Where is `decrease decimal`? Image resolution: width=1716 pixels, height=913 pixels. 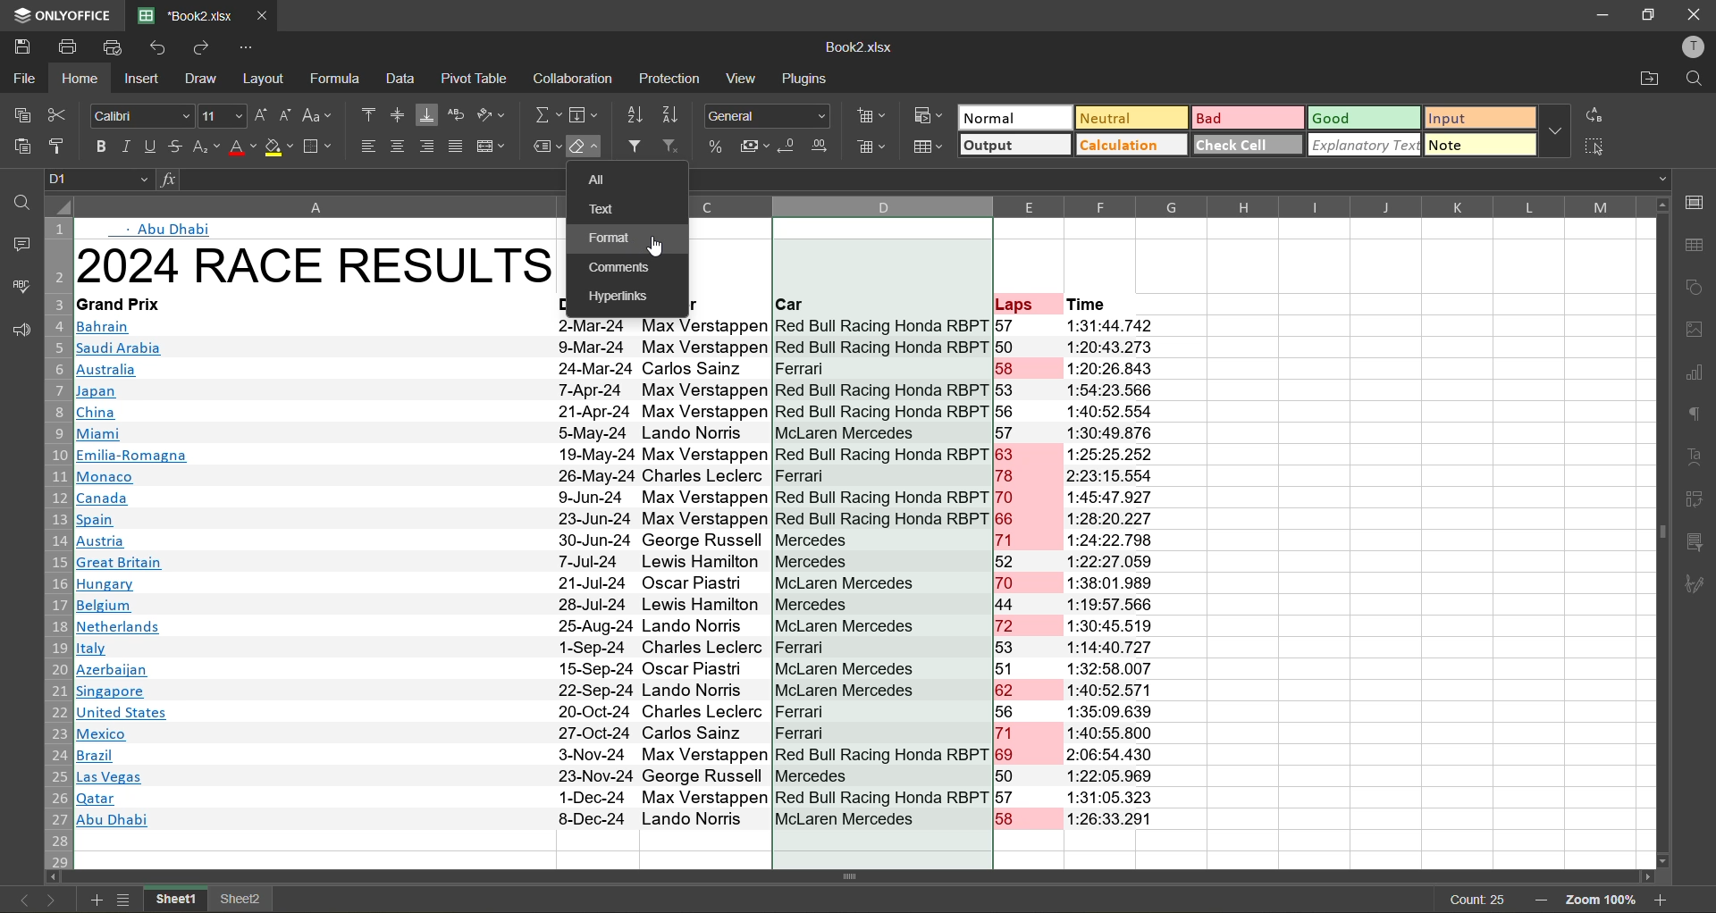 decrease decimal is located at coordinates (786, 147).